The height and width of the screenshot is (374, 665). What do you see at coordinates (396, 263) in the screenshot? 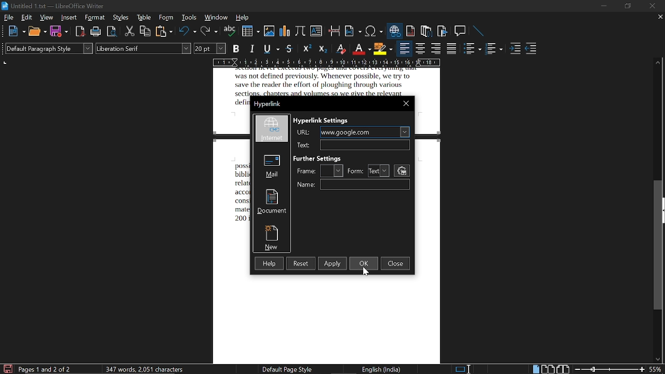
I see `close` at bounding box center [396, 263].